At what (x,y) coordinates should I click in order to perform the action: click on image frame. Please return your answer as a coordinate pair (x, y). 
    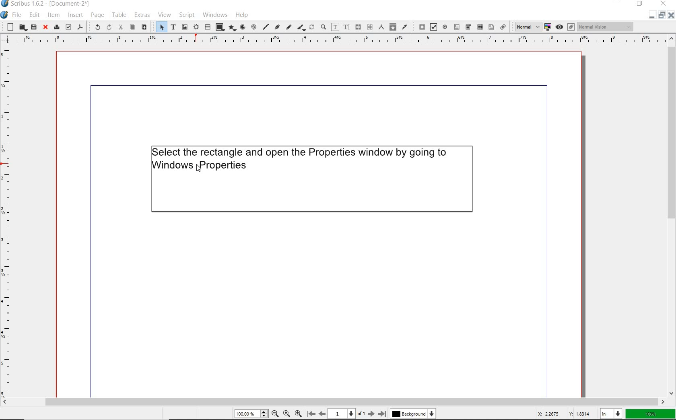
    Looking at the image, I should click on (184, 27).